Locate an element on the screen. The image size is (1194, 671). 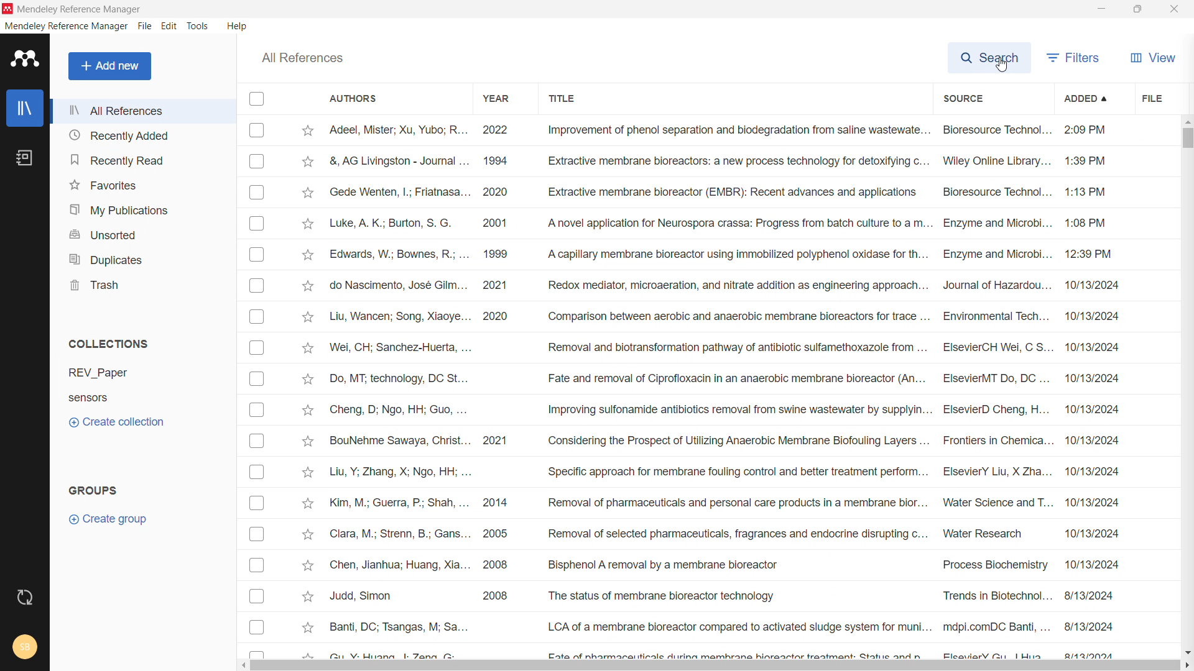
help is located at coordinates (238, 27).